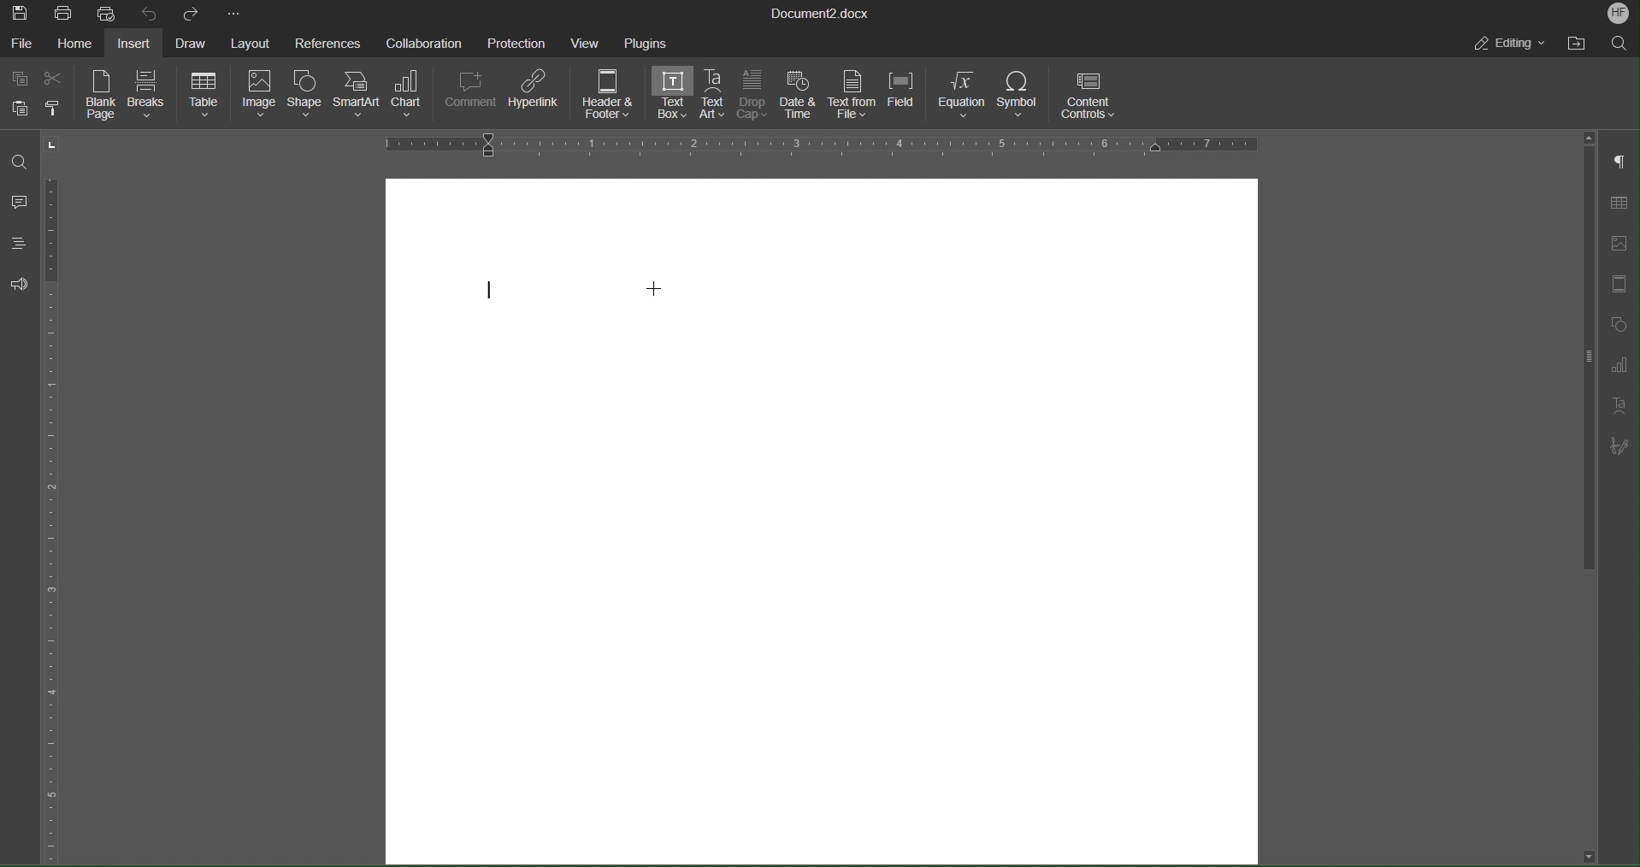 The image size is (1640, 867). What do you see at coordinates (517, 41) in the screenshot?
I see `Protection` at bounding box center [517, 41].